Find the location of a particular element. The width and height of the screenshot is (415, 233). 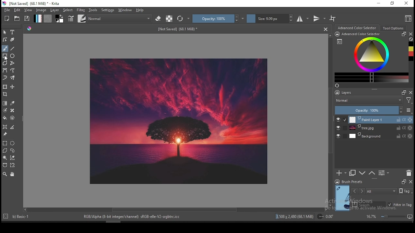

multibrush tool is located at coordinates (13, 78).